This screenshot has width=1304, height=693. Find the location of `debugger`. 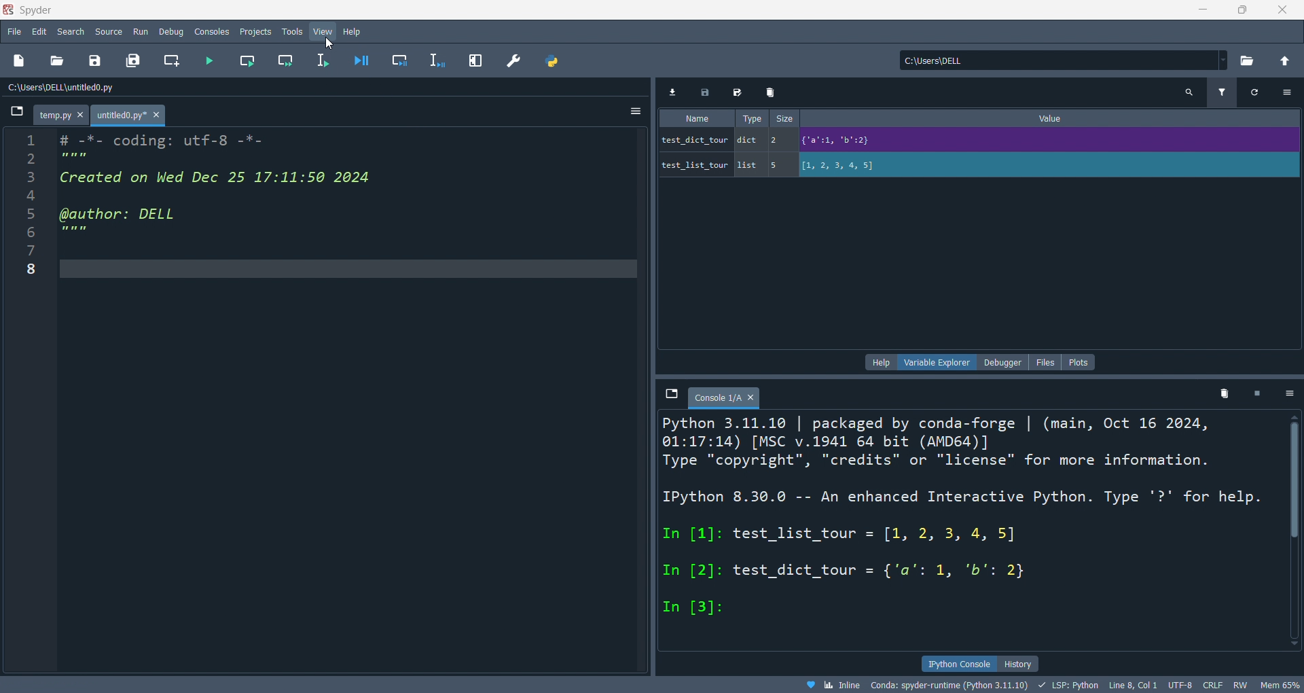

debugger is located at coordinates (1000, 362).